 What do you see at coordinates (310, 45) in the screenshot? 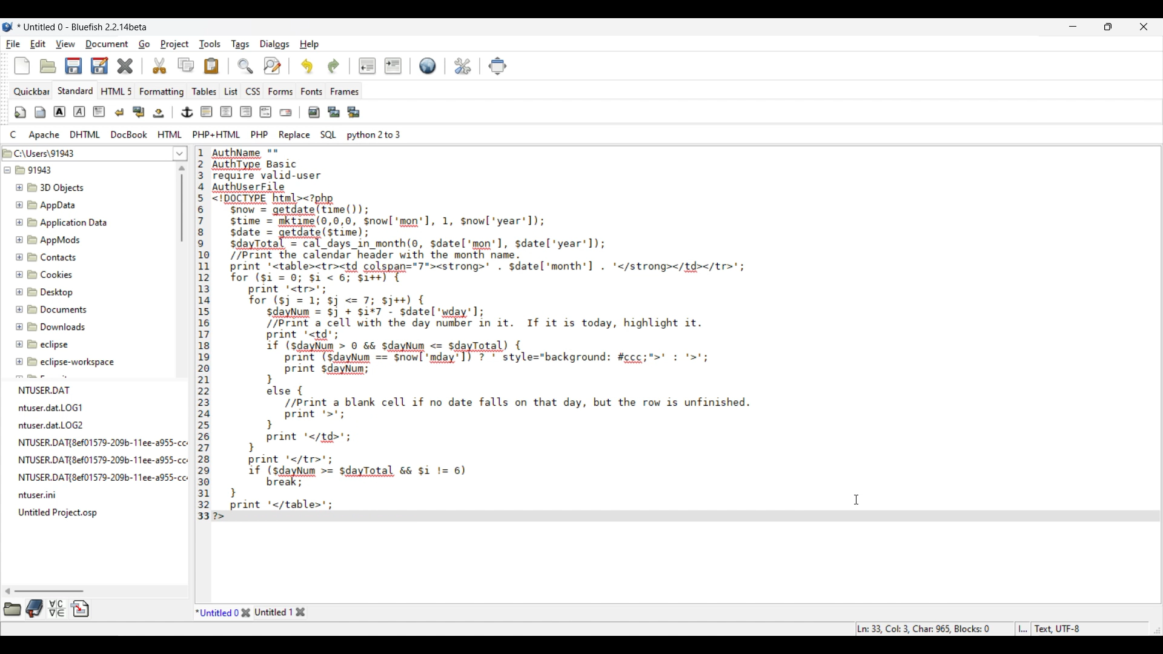
I see `Help menu` at bounding box center [310, 45].